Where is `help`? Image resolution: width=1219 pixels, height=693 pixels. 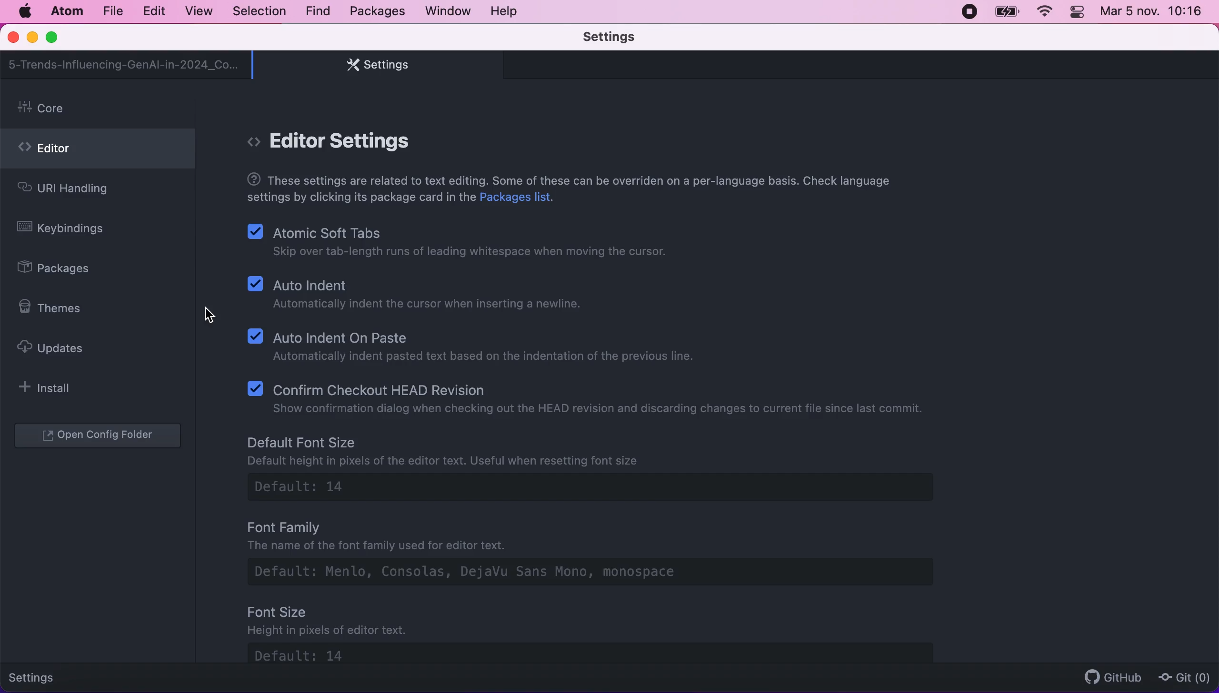
help is located at coordinates (507, 11).